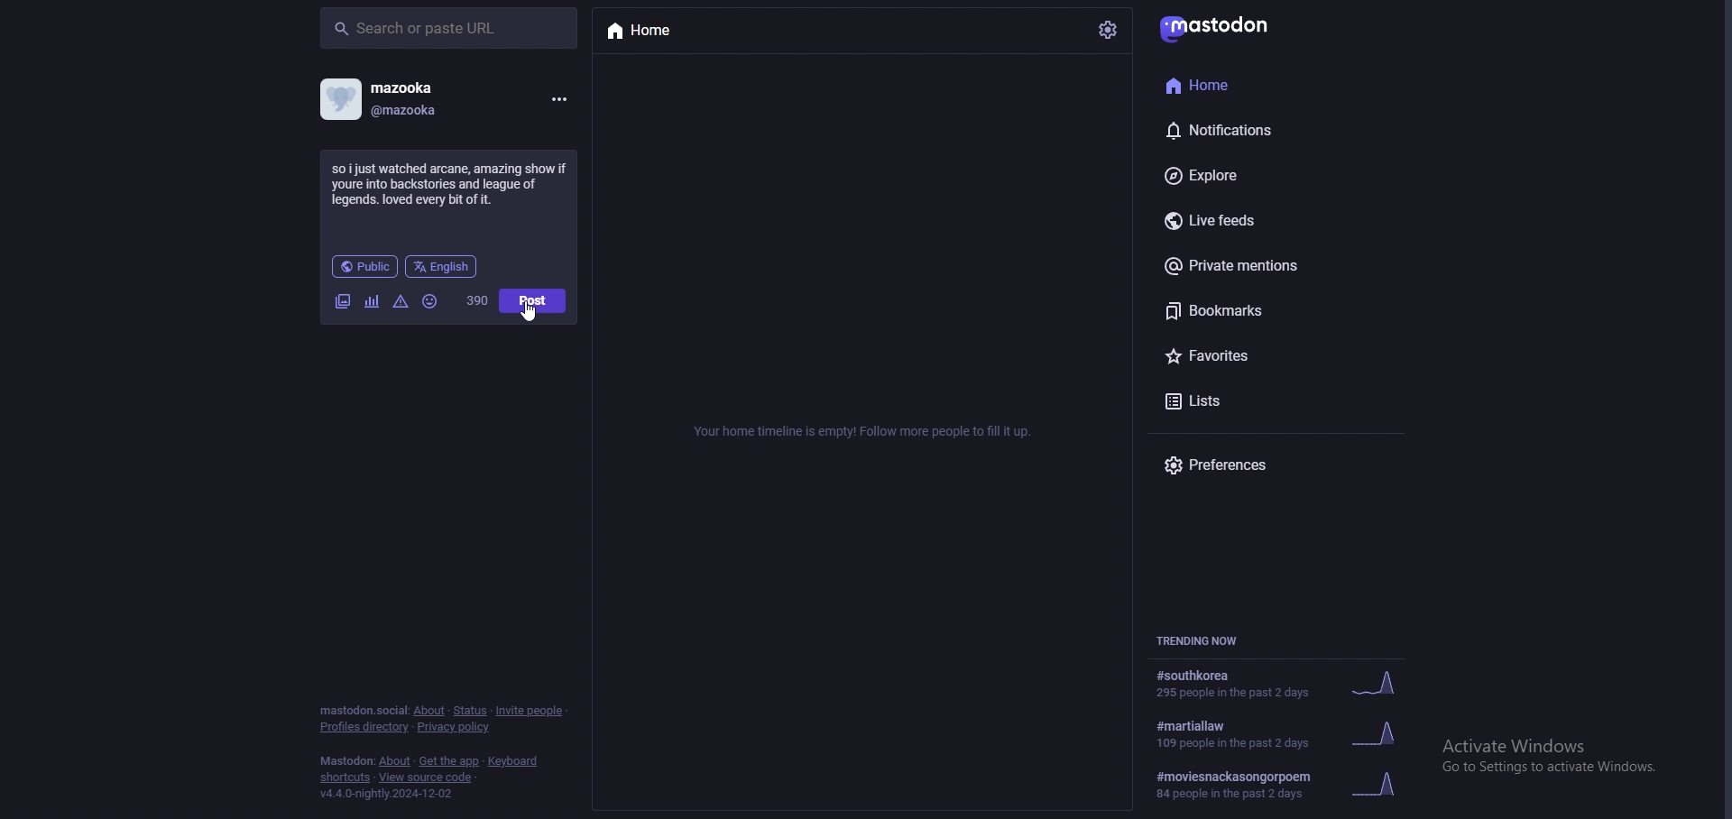 Image resolution: width=1732 pixels, height=819 pixels. What do you see at coordinates (532, 709) in the screenshot?
I see `invite people` at bounding box center [532, 709].